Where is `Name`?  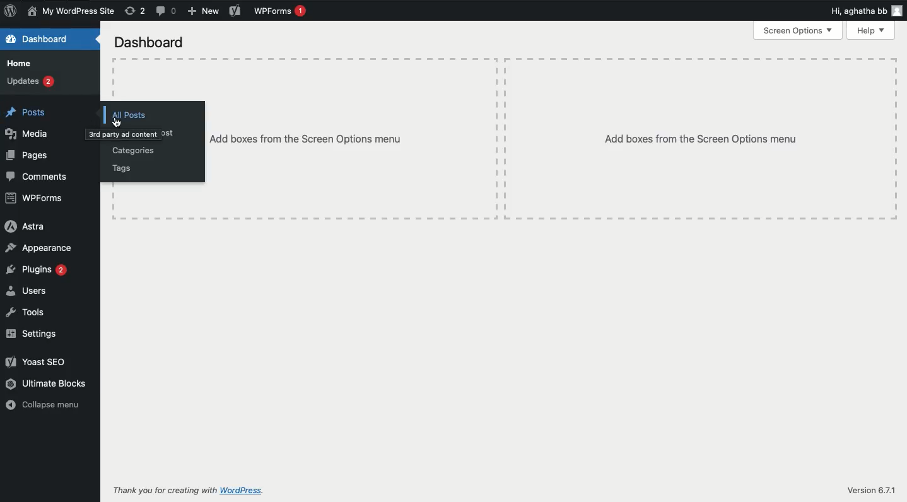
Name is located at coordinates (70, 11).